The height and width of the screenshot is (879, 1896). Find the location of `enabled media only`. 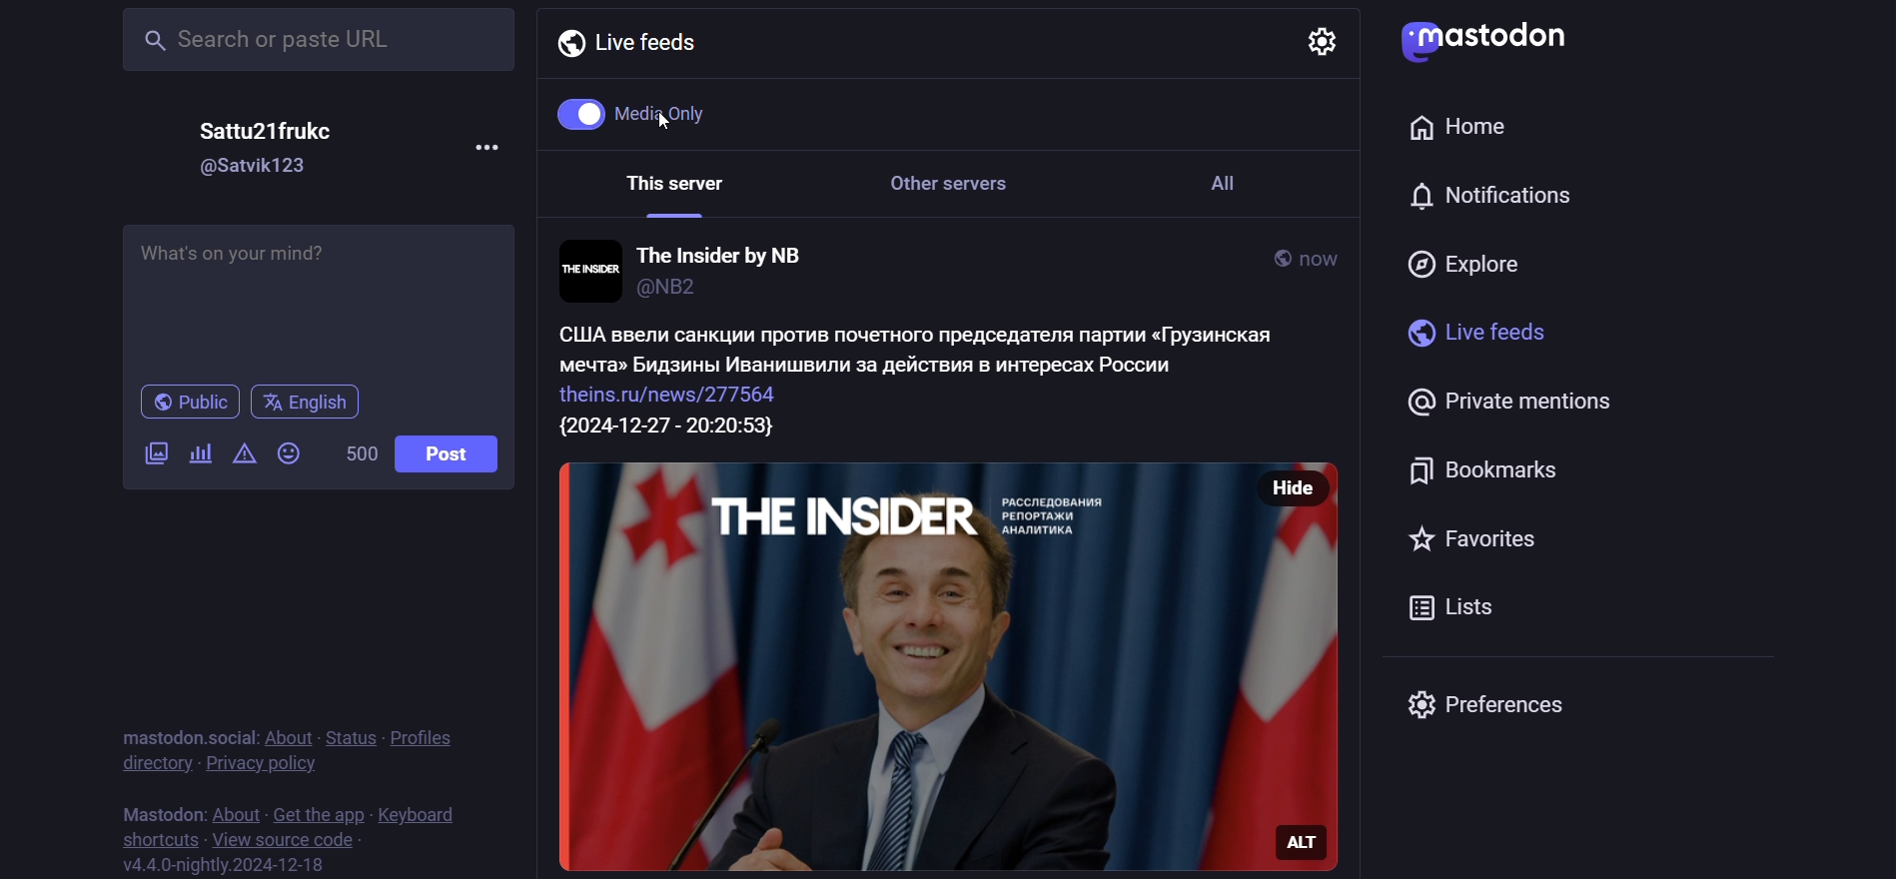

enabled media only is located at coordinates (635, 111).